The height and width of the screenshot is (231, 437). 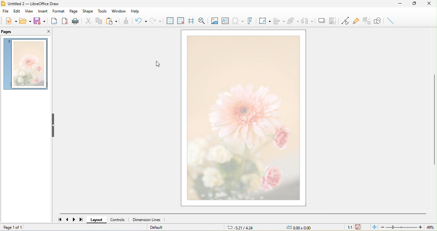 What do you see at coordinates (202, 21) in the screenshot?
I see `zoom and pan` at bounding box center [202, 21].